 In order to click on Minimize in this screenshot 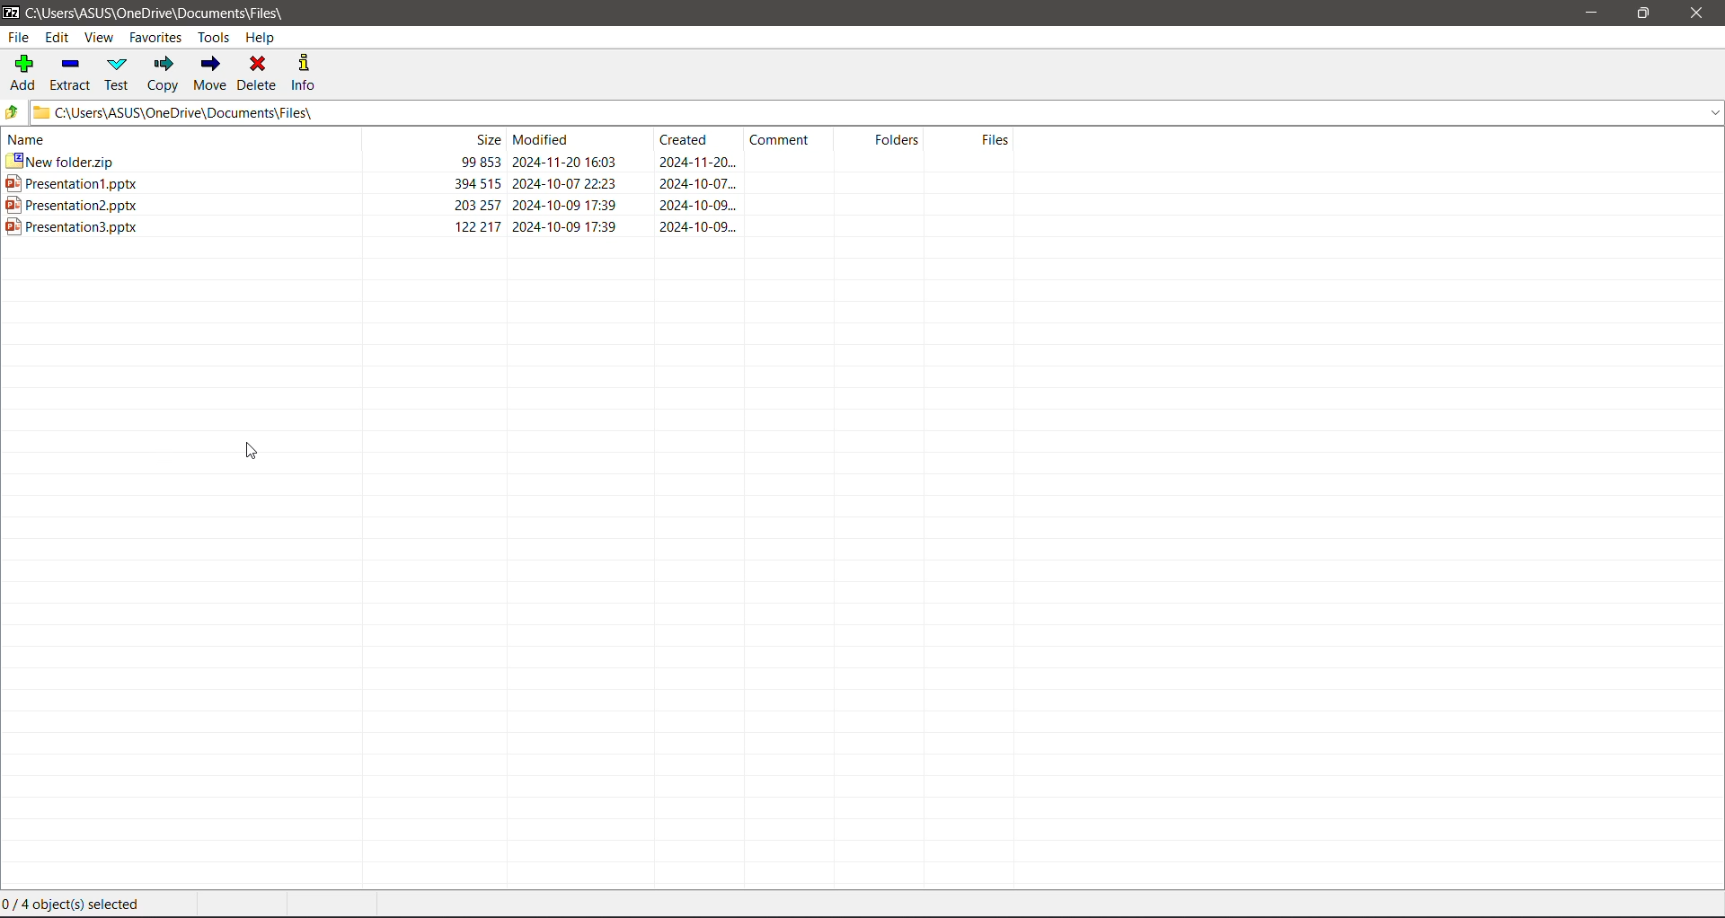, I will do `click(1591, 13)`.